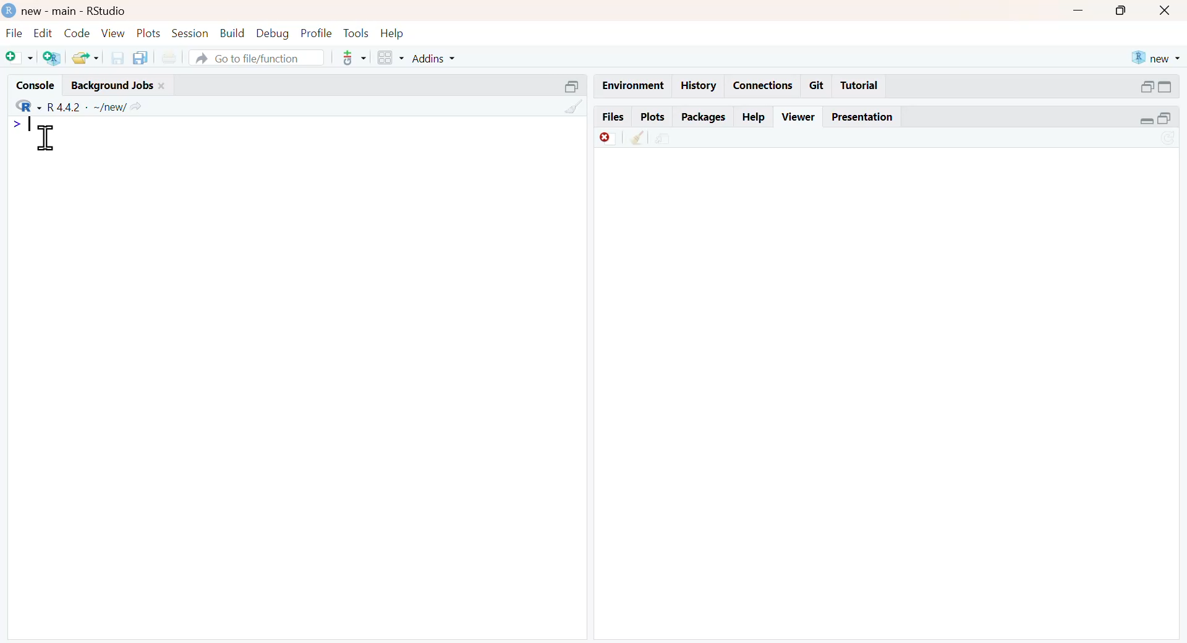 This screenshot has width=1187, height=643. What do you see at coordinates (136, 105) in the screenshot?
I see `Share icon` at bounding box center [136, 105].